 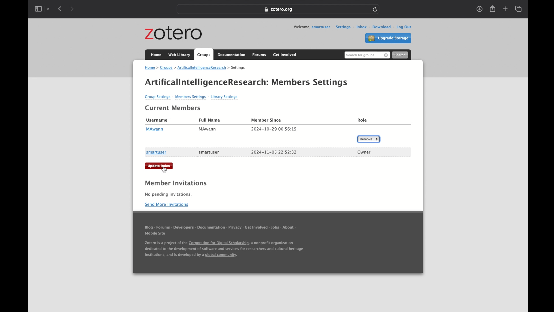 I want to click on developers, so click(x=184, y=229).